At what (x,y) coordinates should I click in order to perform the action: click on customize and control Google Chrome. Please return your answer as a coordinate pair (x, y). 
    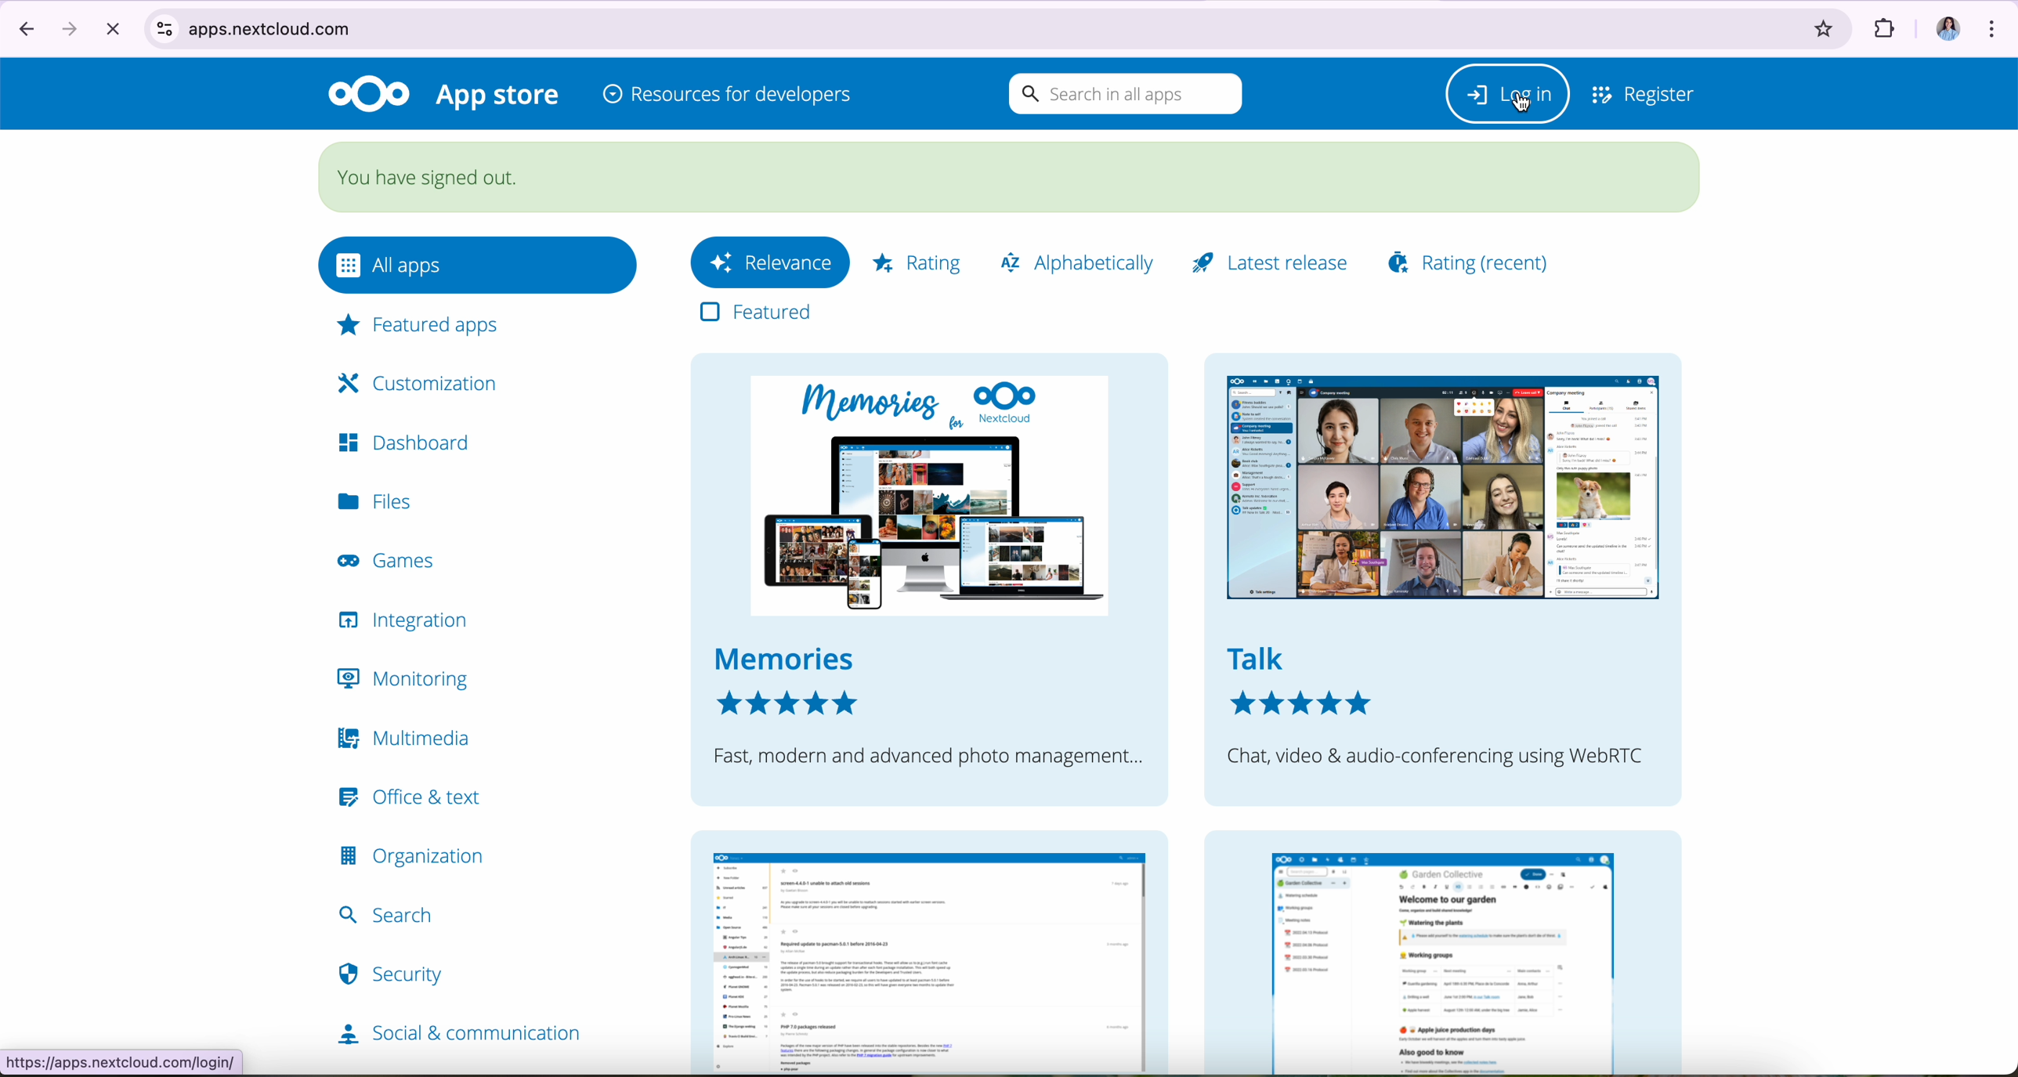
    Looking at the image, I should click on (1991, 27).